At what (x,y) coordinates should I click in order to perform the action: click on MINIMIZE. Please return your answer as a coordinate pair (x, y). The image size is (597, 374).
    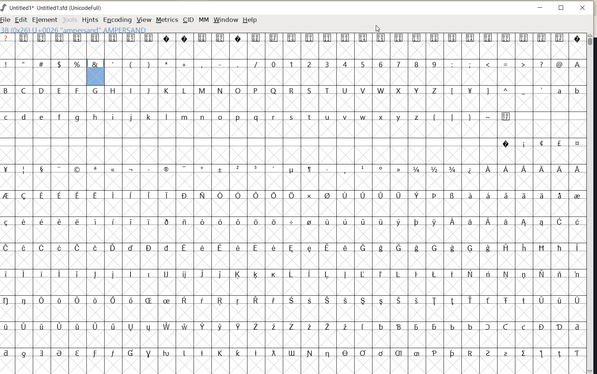
    Looking at the image, I should click on (541, 7).